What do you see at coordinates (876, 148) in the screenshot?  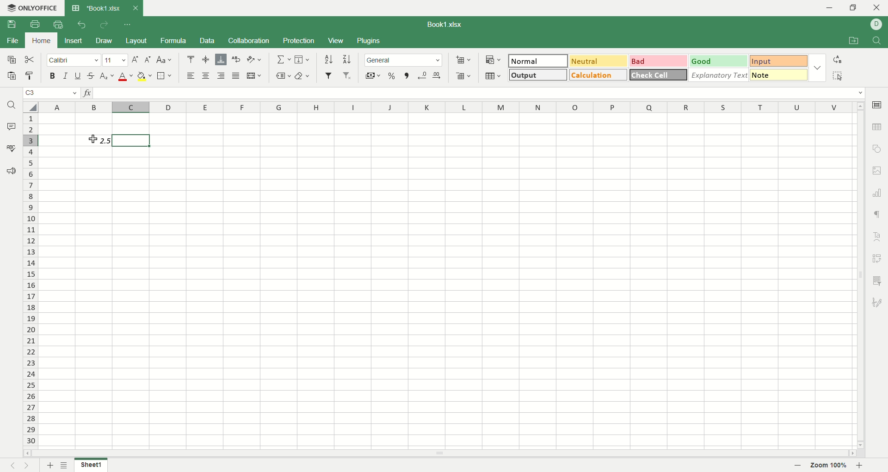 I see `object settings` at bounding box center [876, 148].